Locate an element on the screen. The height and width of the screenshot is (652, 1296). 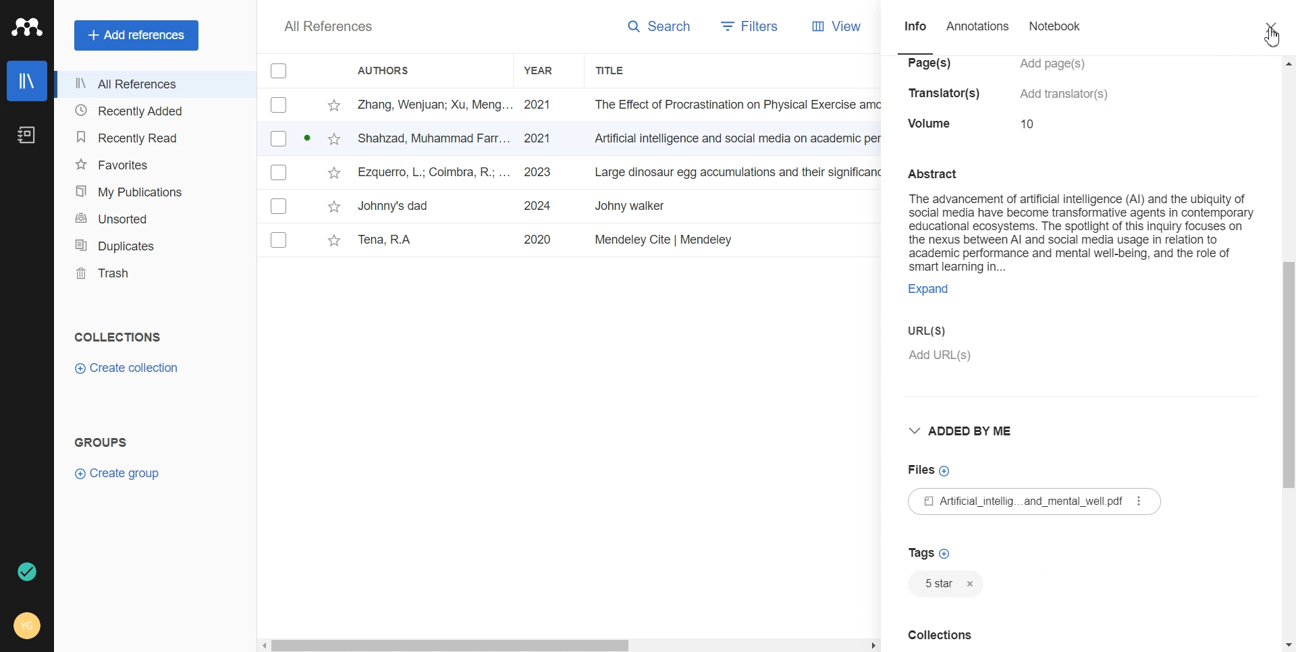
All References is located at coordinates (329, 26).